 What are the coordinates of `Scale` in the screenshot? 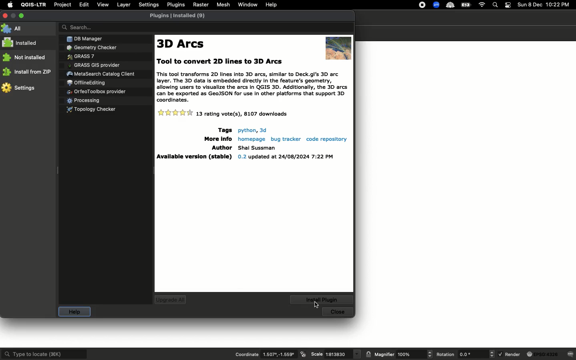 It's located at (343, 354).